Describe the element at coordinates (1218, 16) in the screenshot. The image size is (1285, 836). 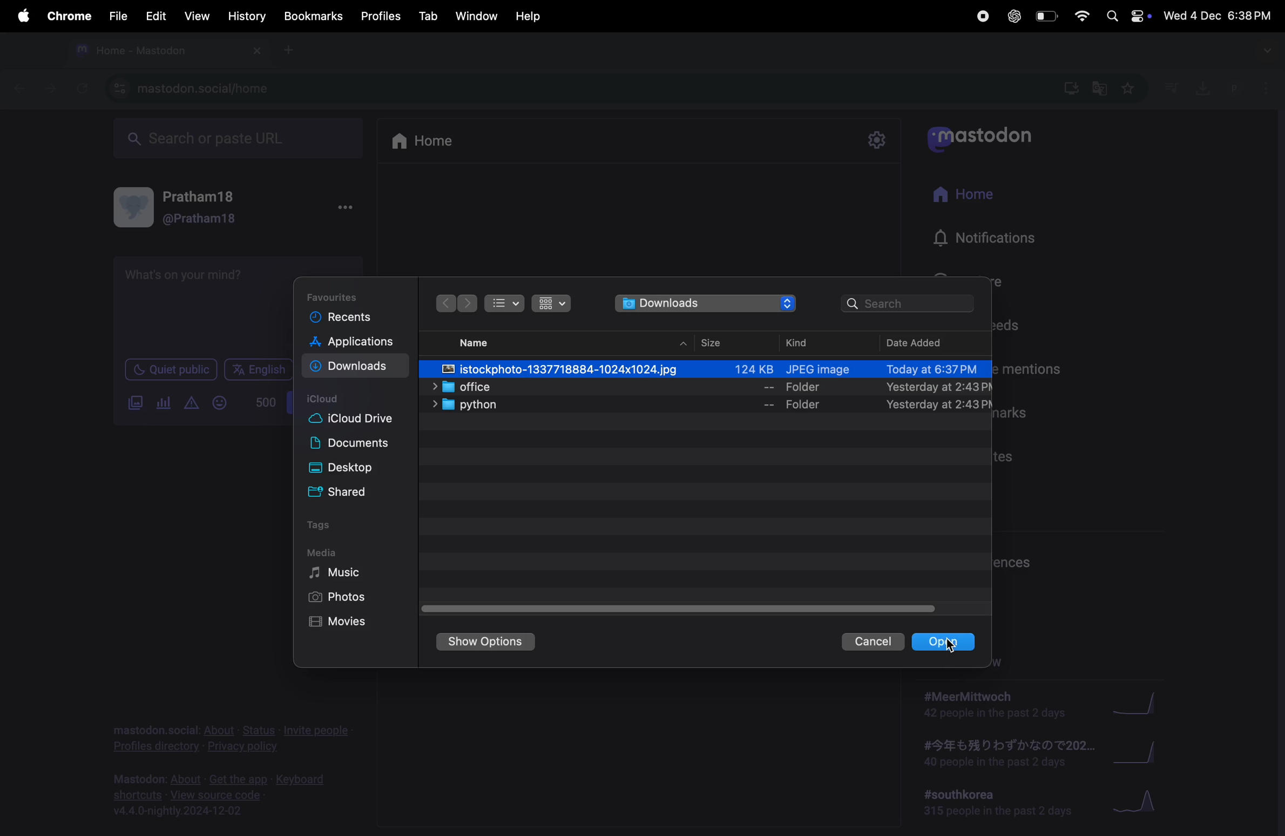
I see `date and time` at that location.